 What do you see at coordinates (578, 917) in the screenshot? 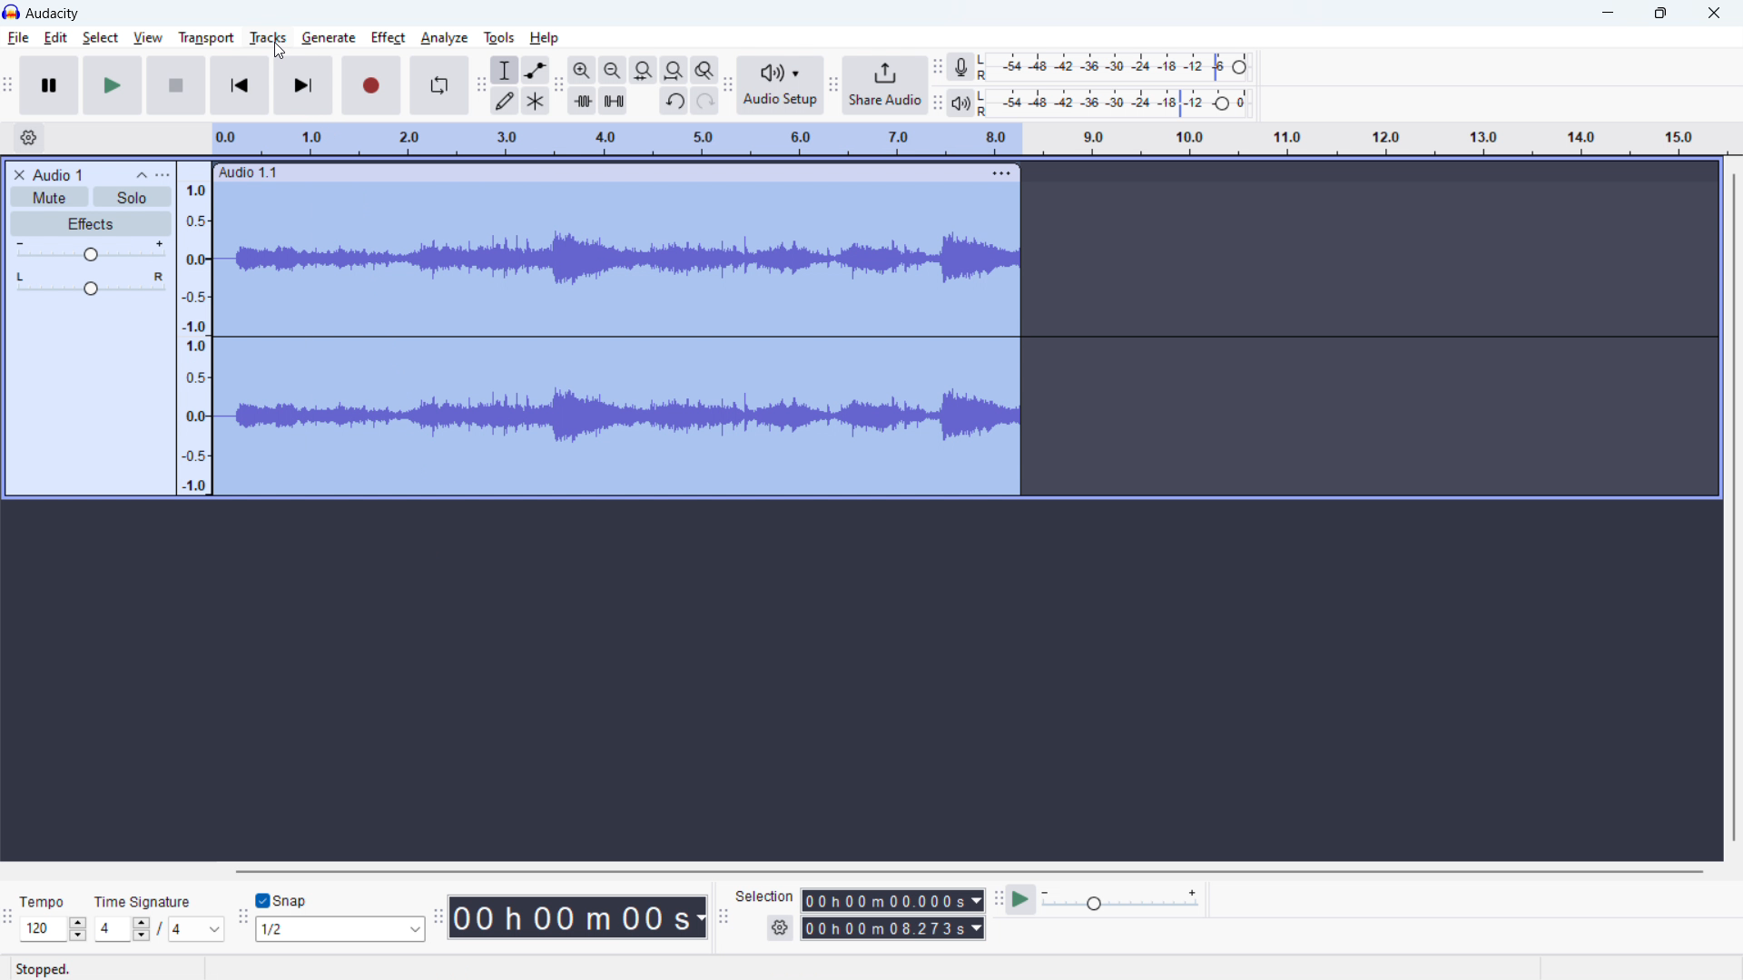
I see `timestamp` at bounding box center [578, 917].